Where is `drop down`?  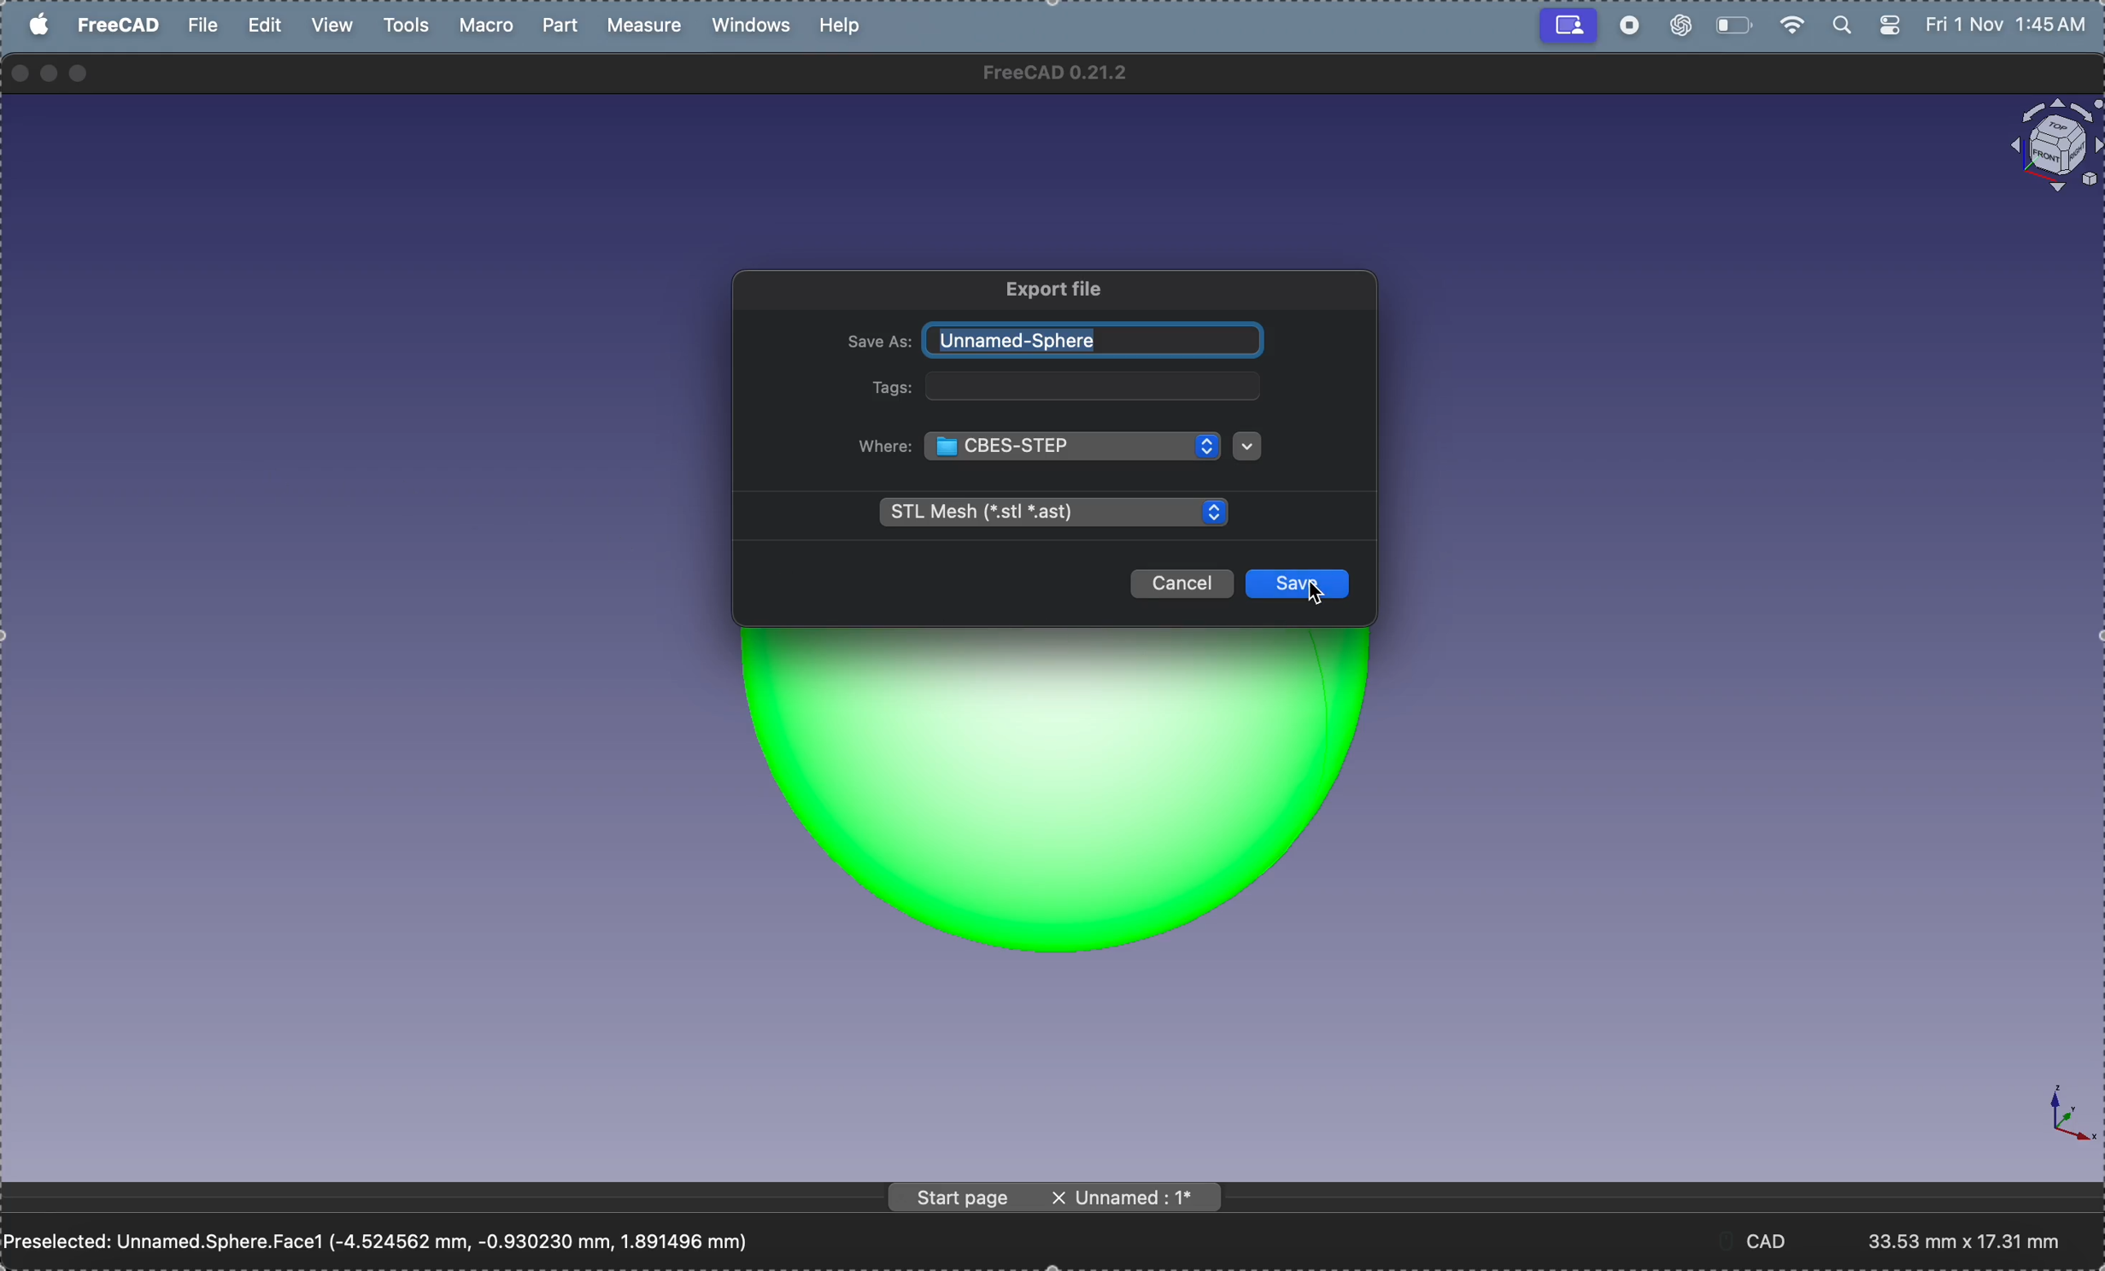 drop down is located at coordinates (1247, 447).